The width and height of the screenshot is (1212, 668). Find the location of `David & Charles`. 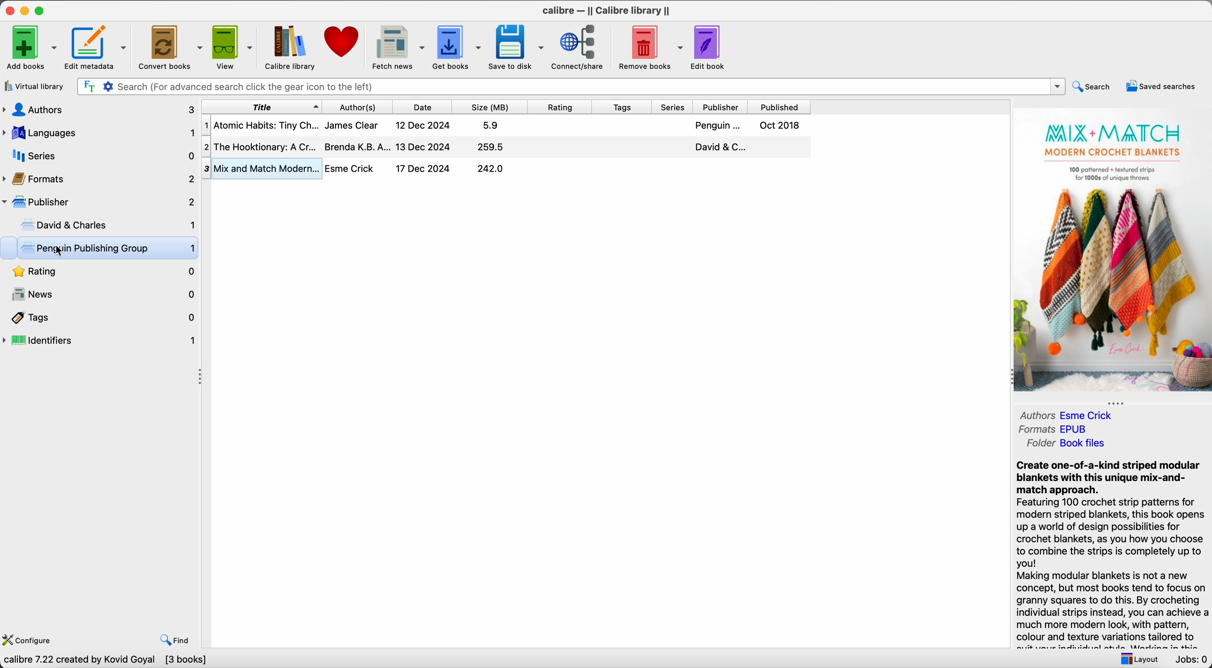

David & Charles is located at coordinates (106, 226).